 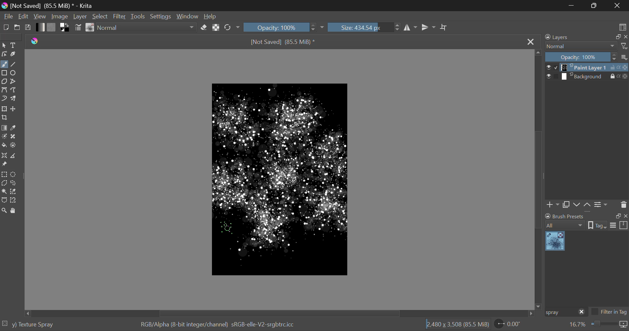 I want to click on Continuous Fill, so click(x=4, y=191).